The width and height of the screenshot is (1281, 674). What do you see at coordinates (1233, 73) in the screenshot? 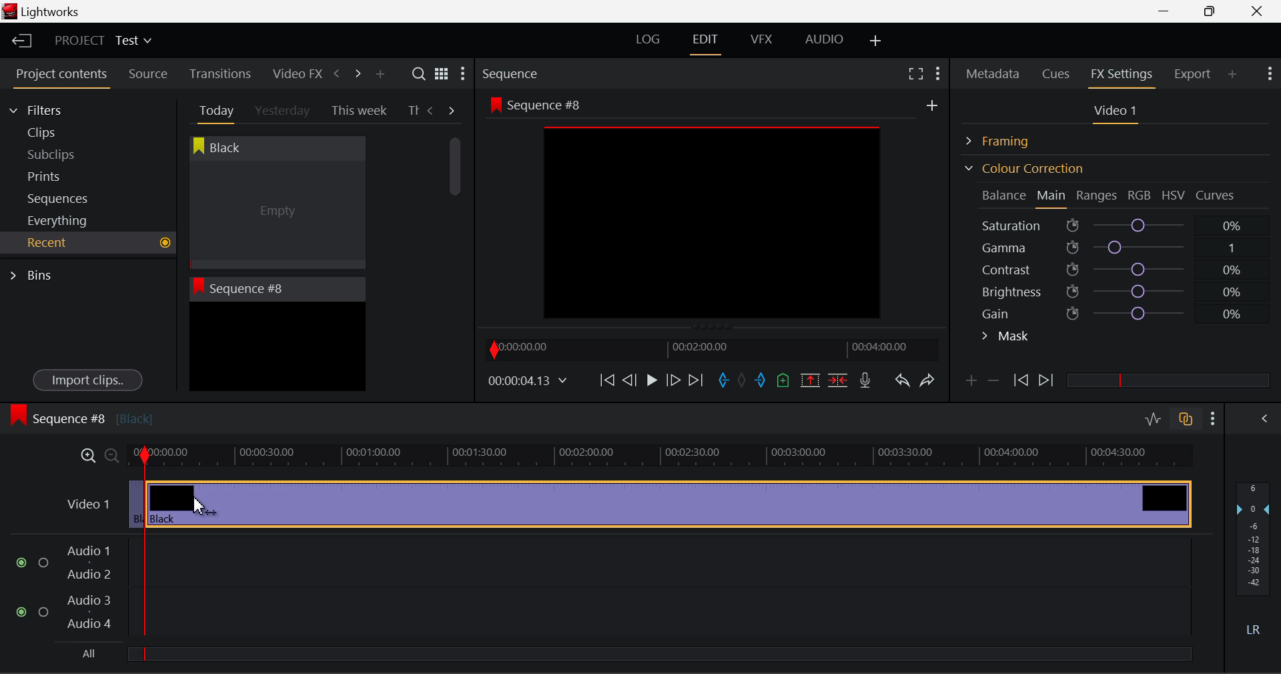
I see `Add Panel` at bounding box center [1233, 73].